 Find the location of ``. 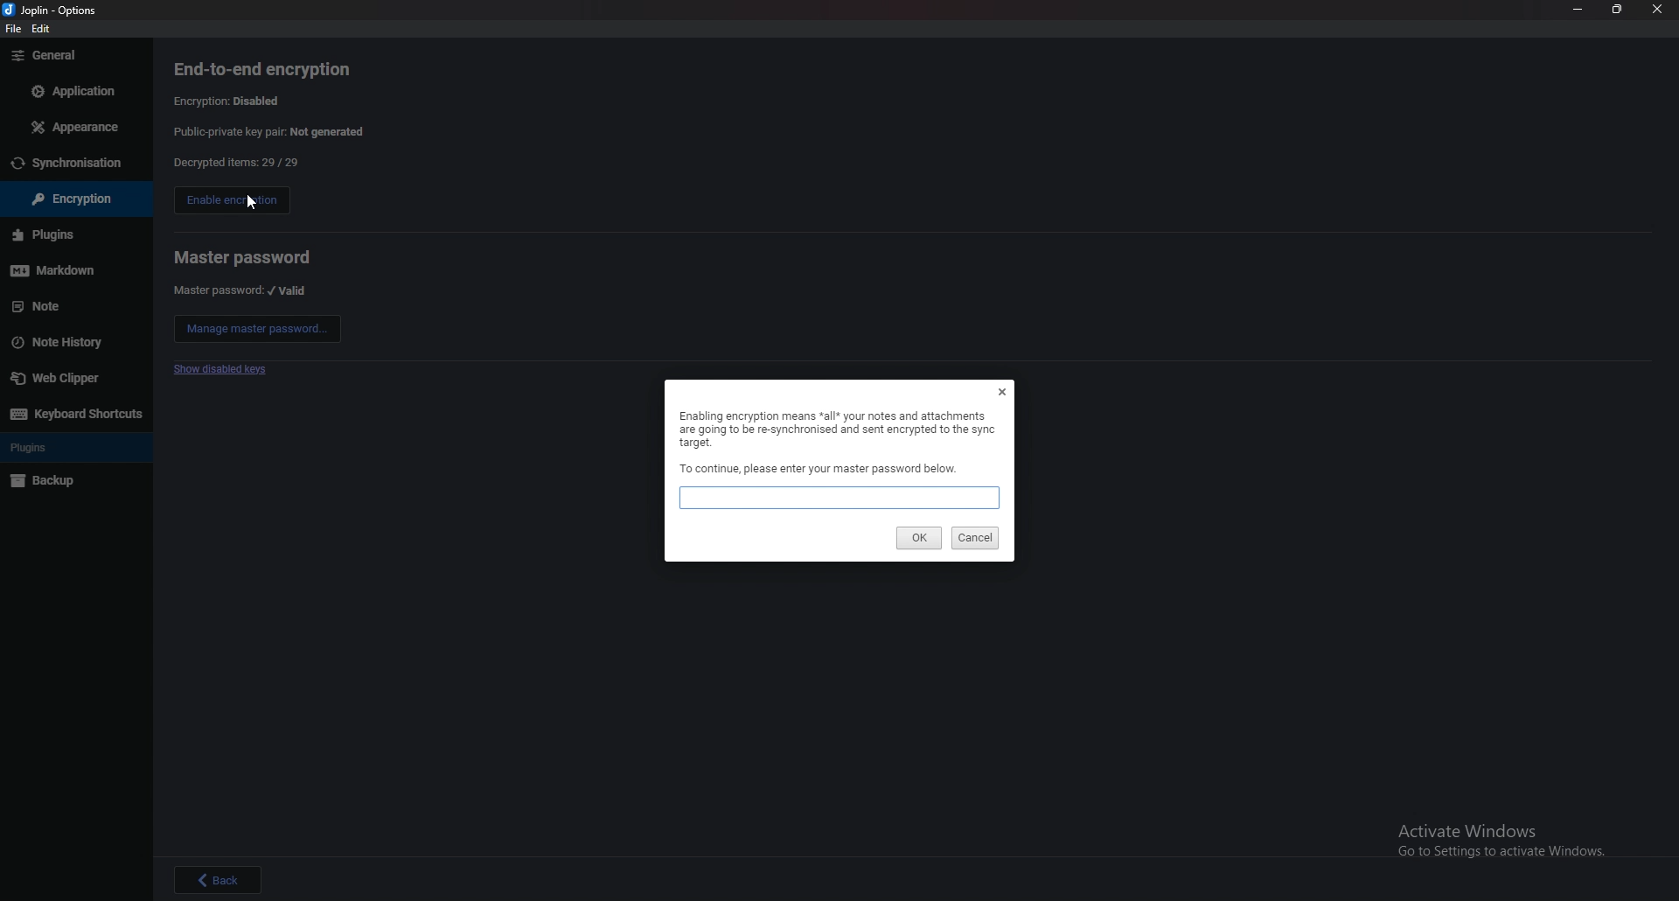

 is located at coordinates (61, 381).